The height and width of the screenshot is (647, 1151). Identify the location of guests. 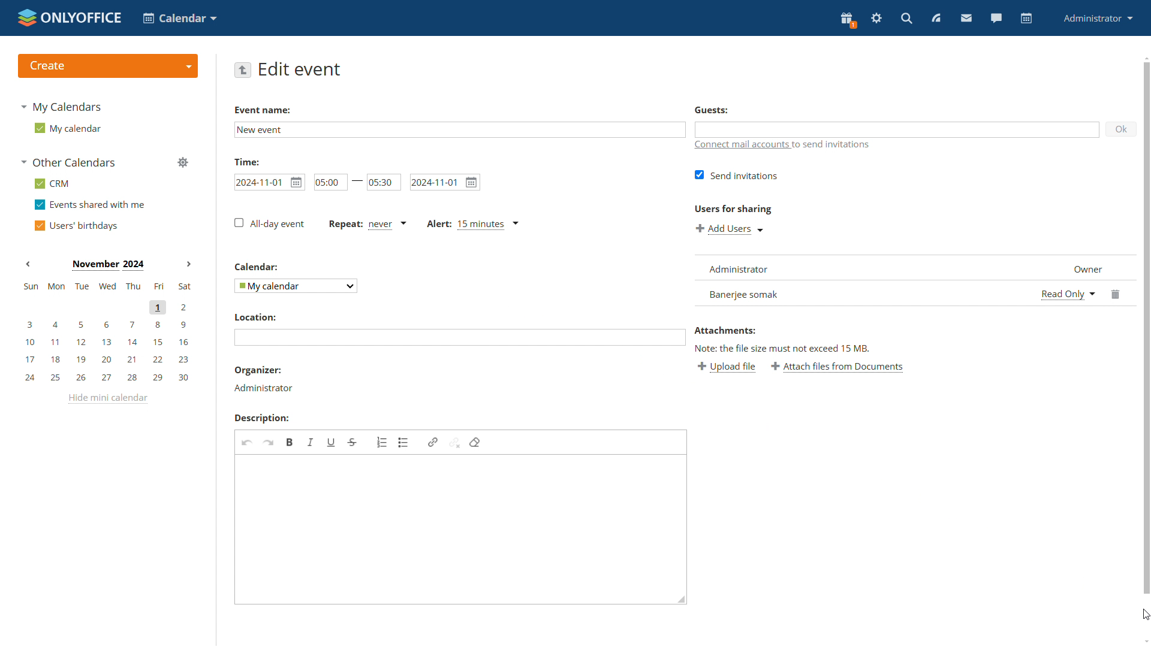
(712, 110).